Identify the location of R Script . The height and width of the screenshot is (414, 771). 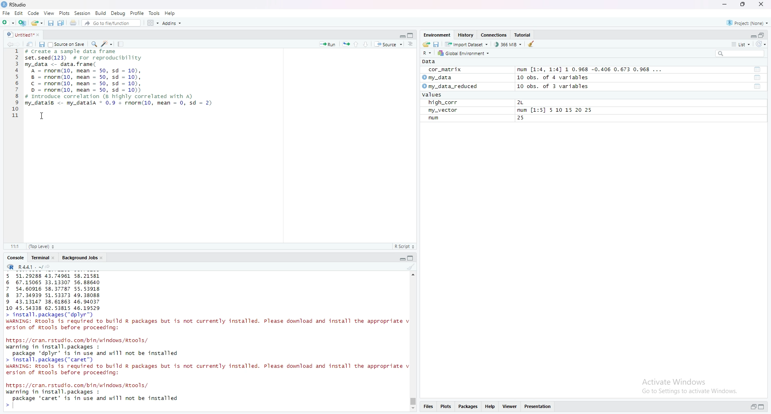
(404, 247).